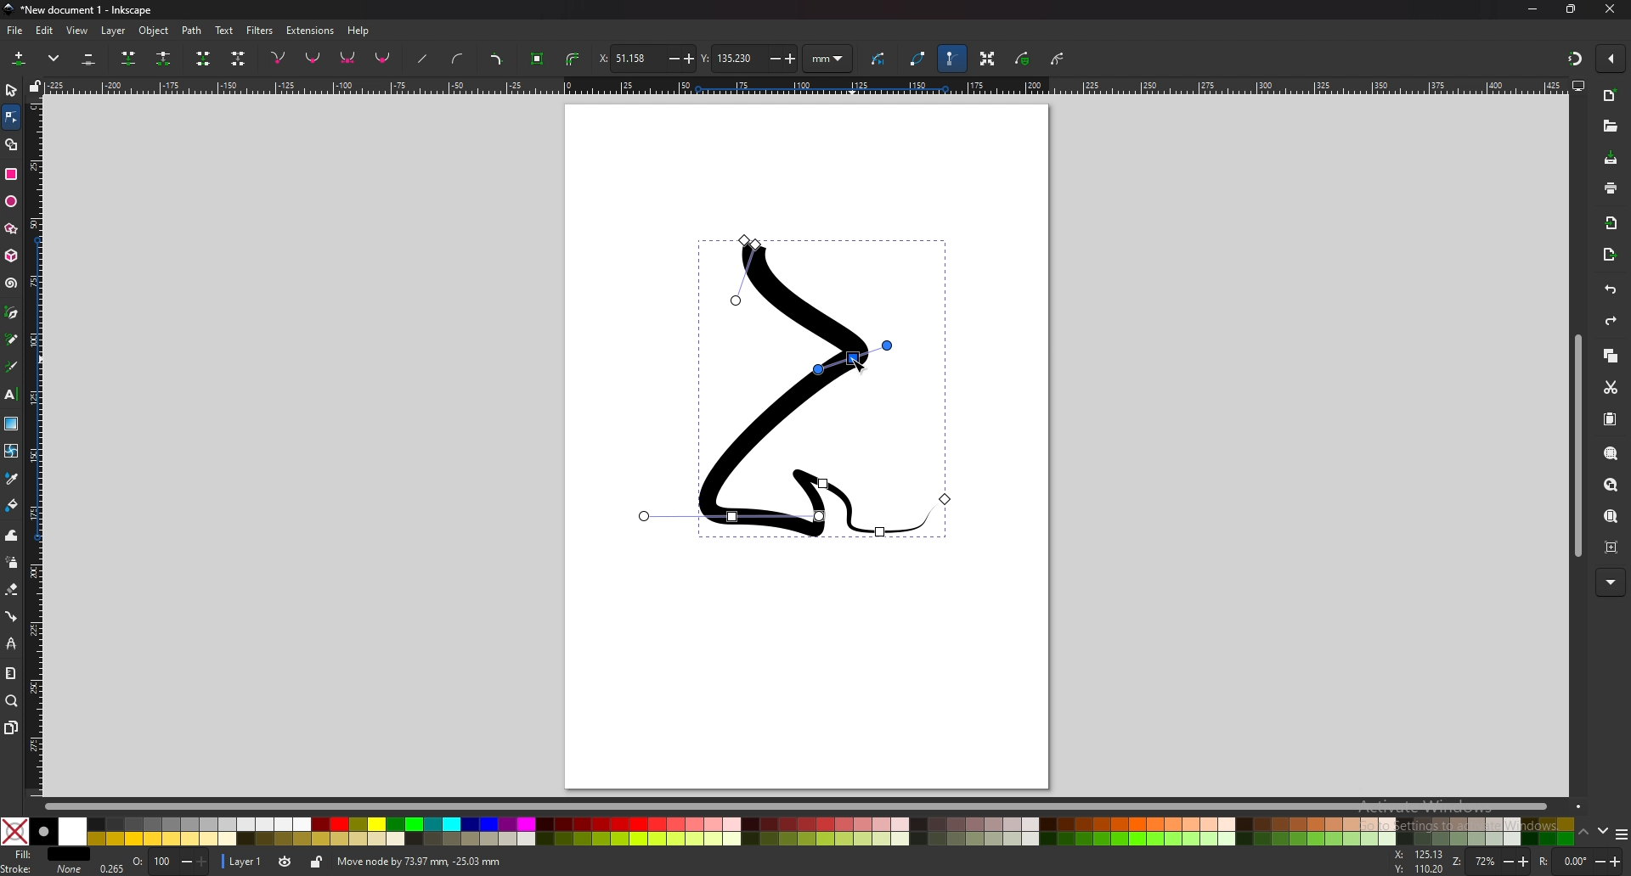  I want to click on add corners lpe, so click(496, 60).